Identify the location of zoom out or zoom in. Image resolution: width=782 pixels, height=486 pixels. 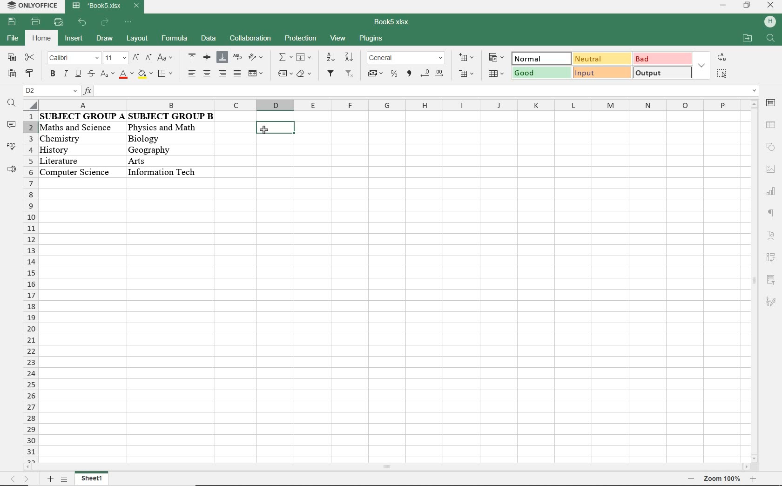
(727, 479).